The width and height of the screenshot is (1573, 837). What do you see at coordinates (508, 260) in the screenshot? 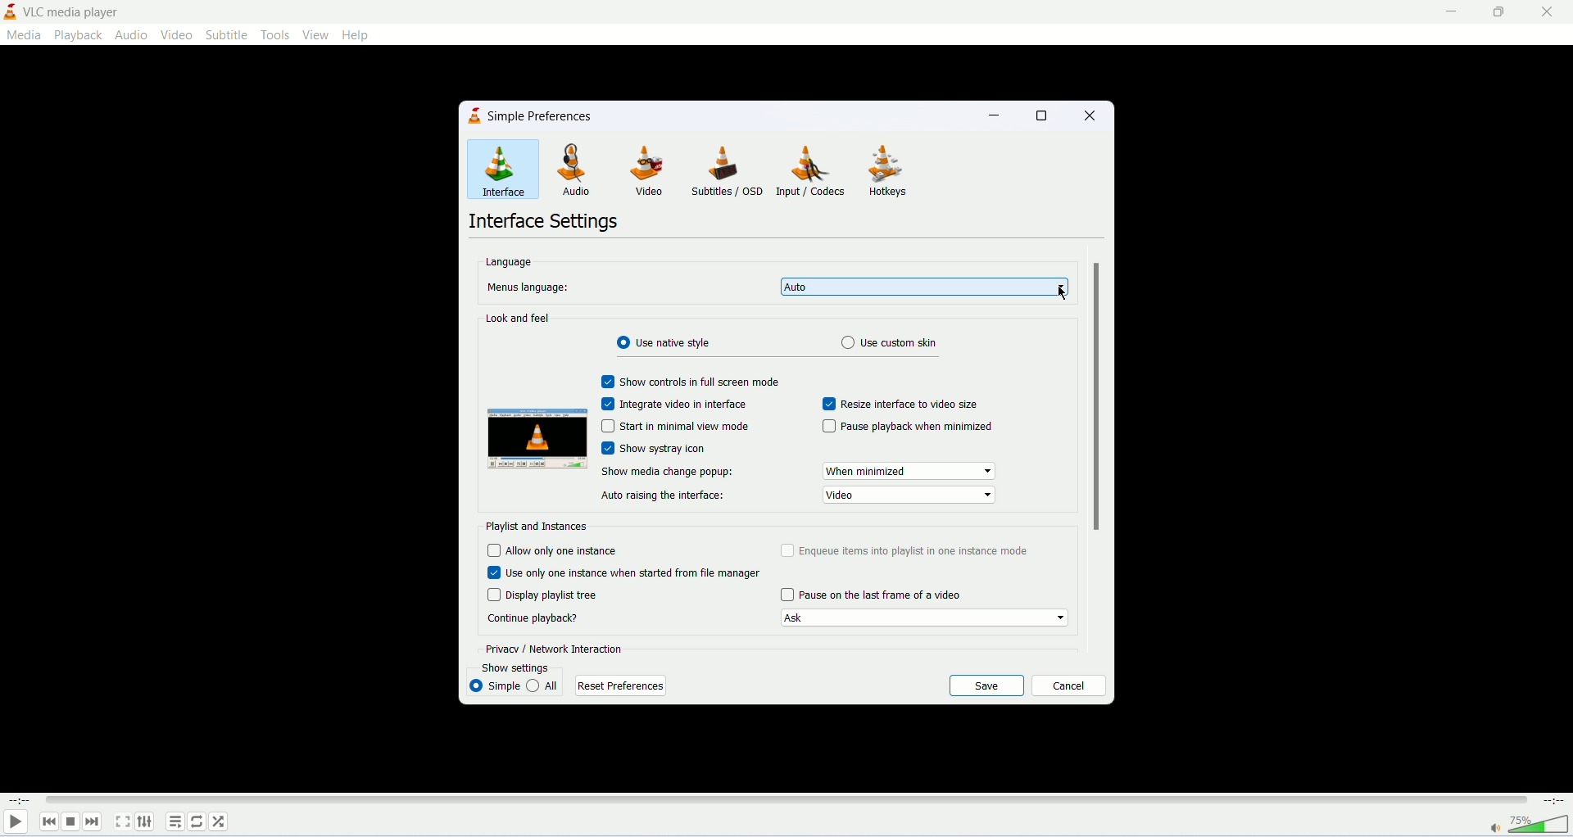
I see `language` at bounding box center [508, 260].